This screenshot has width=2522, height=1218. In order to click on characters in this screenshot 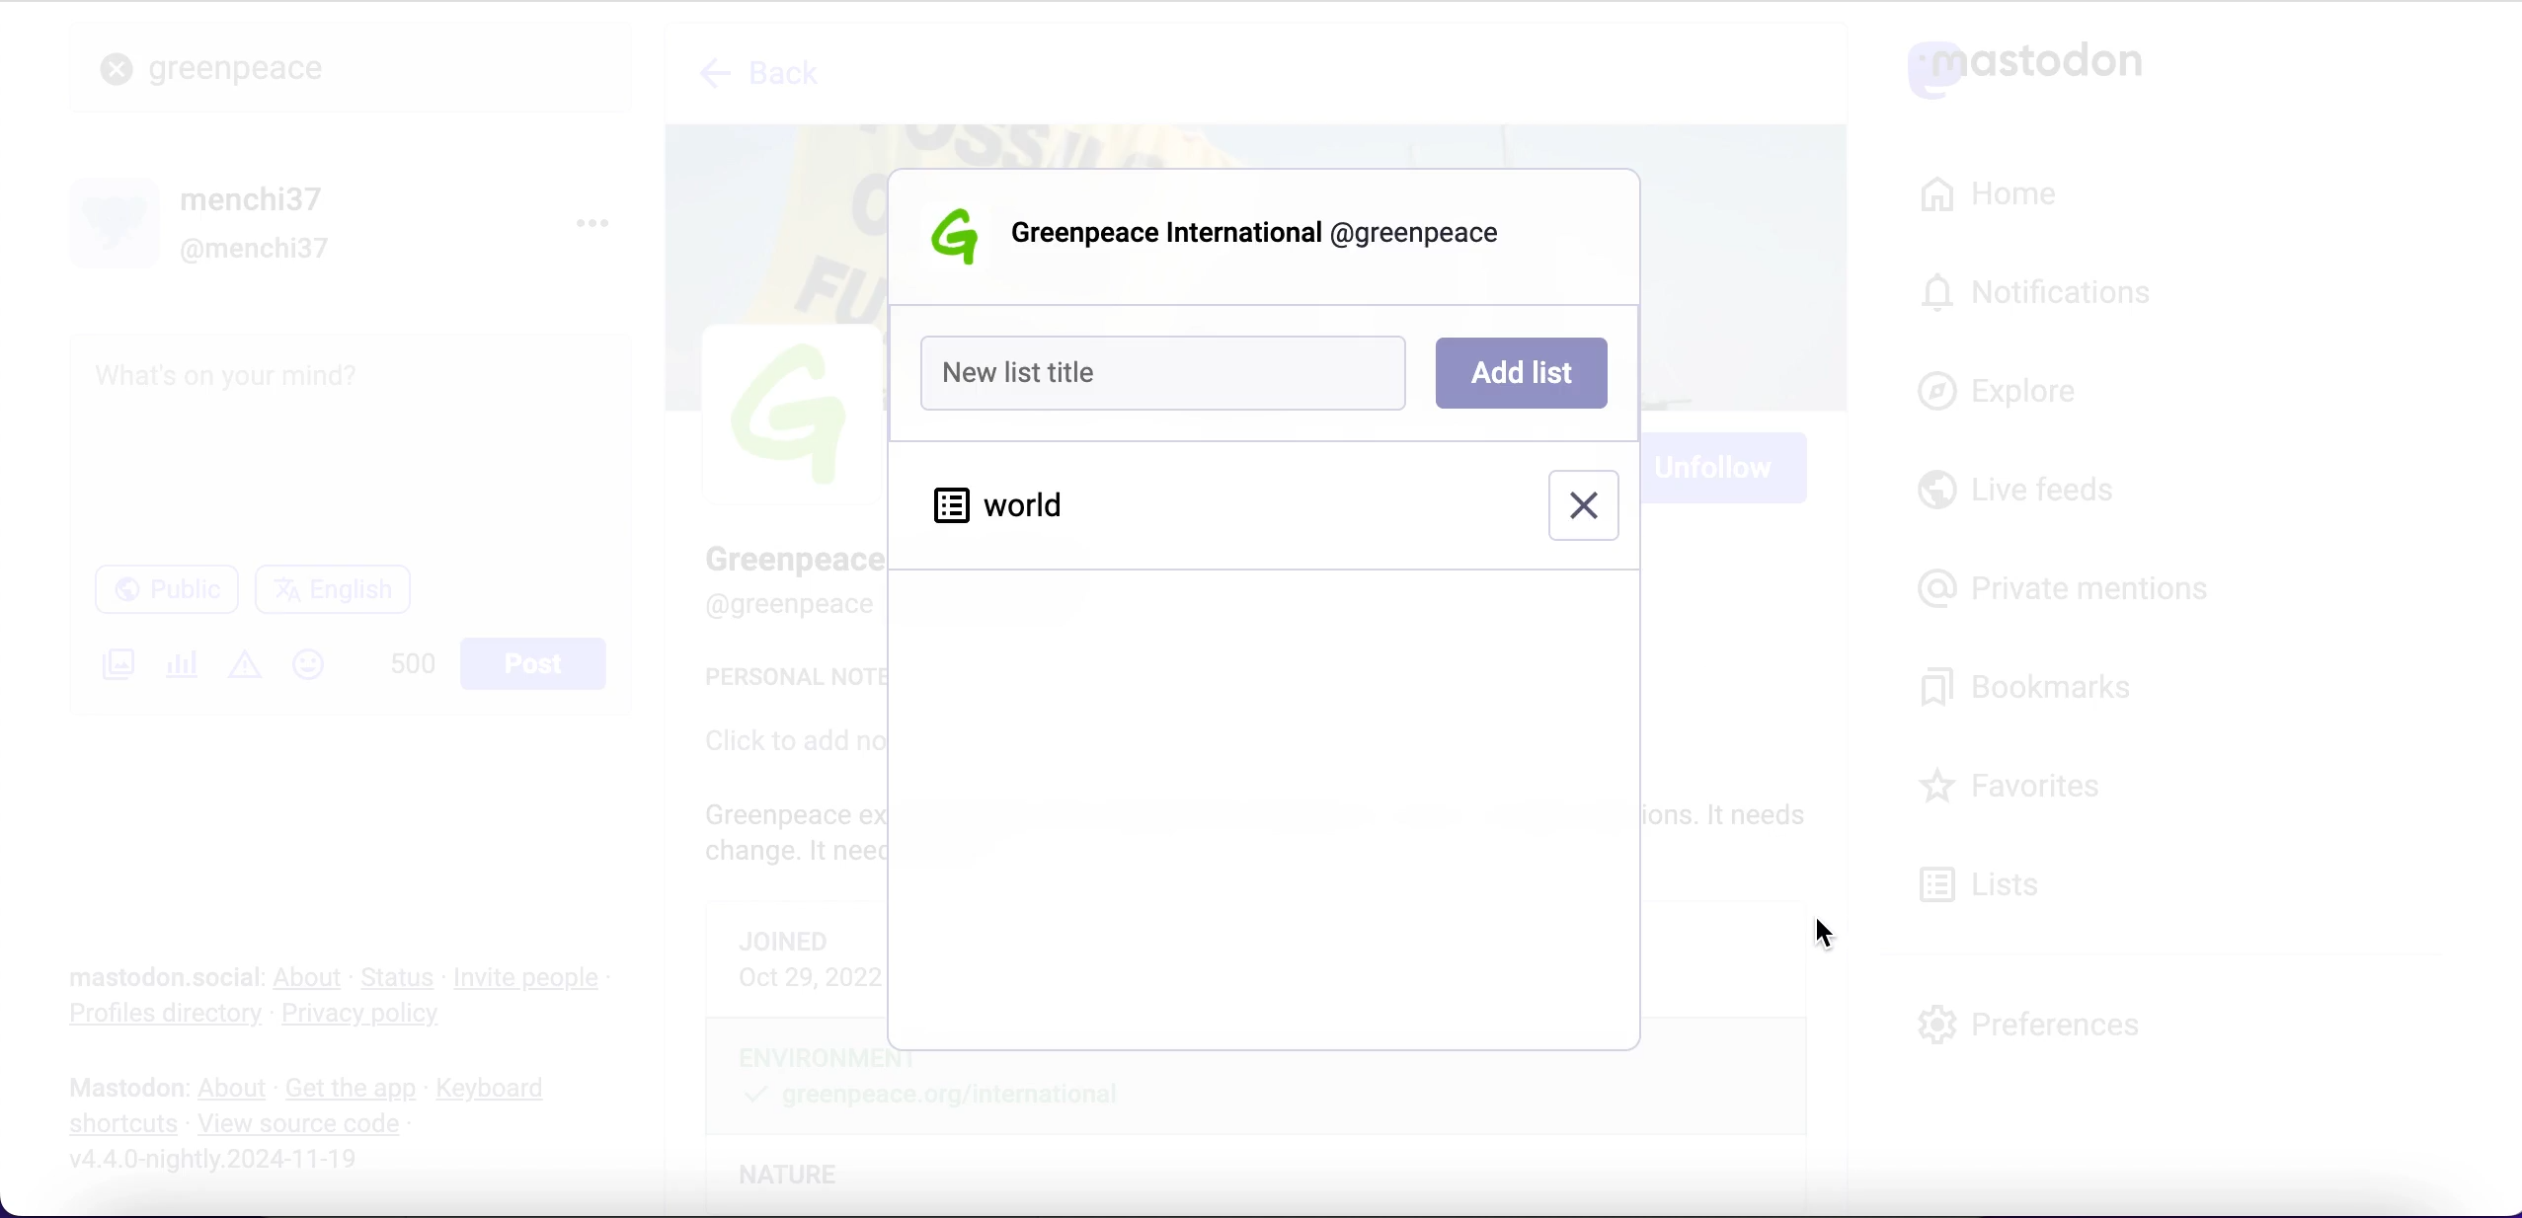, I will do `click(413, 667)`.